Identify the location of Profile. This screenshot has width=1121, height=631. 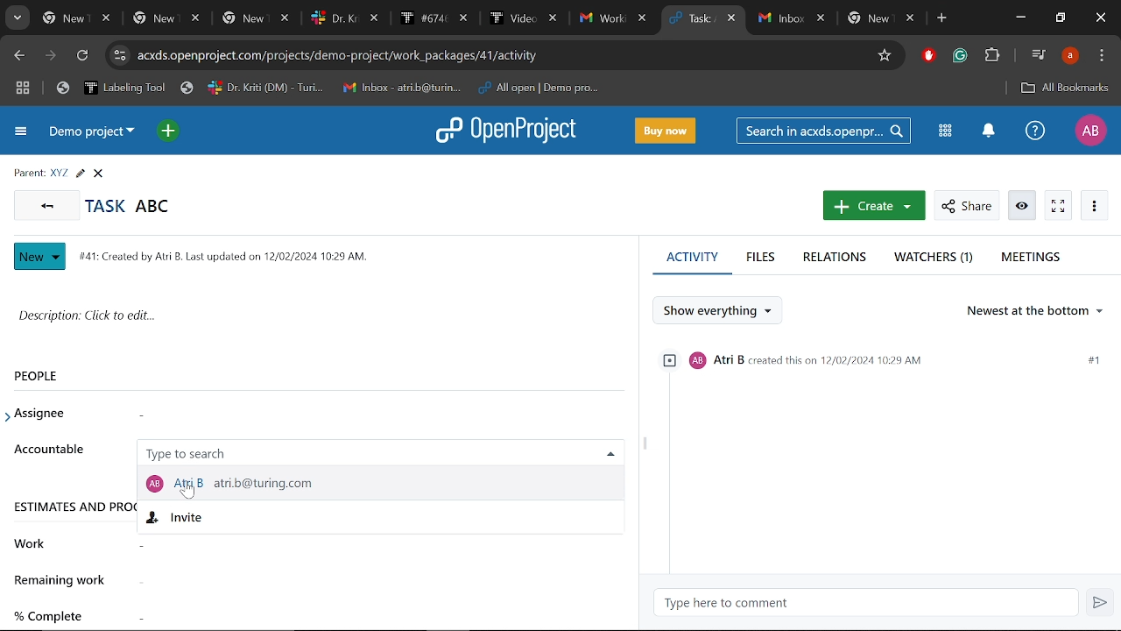
(1069, 57).